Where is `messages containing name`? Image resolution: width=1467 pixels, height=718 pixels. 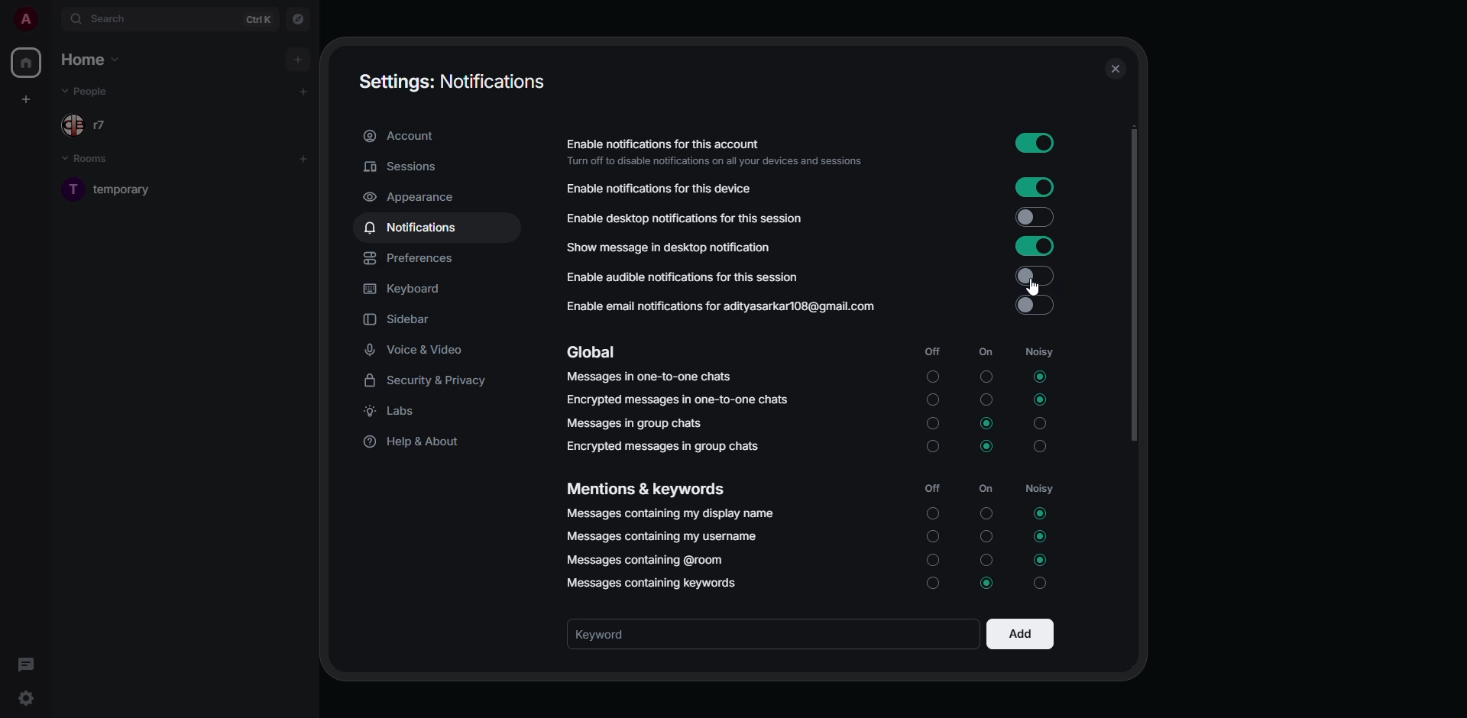 messages containing name is located at coordinates (670, 513).